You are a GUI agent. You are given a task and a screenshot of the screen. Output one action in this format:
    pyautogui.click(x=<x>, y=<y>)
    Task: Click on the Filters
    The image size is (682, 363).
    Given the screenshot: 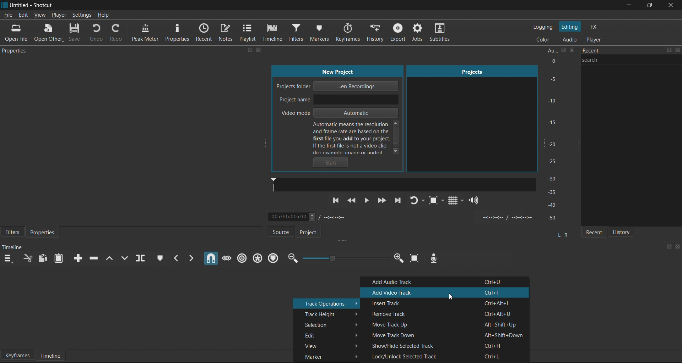 What is the action you would take?
    pyautogui.click(x=11, y=233)
    